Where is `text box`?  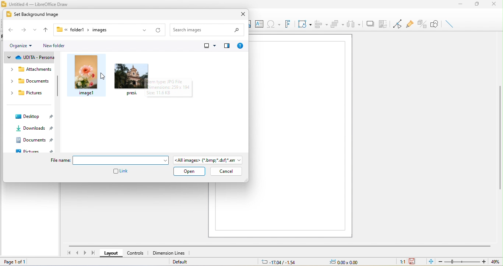
text box is located at coordinates (260, 25).